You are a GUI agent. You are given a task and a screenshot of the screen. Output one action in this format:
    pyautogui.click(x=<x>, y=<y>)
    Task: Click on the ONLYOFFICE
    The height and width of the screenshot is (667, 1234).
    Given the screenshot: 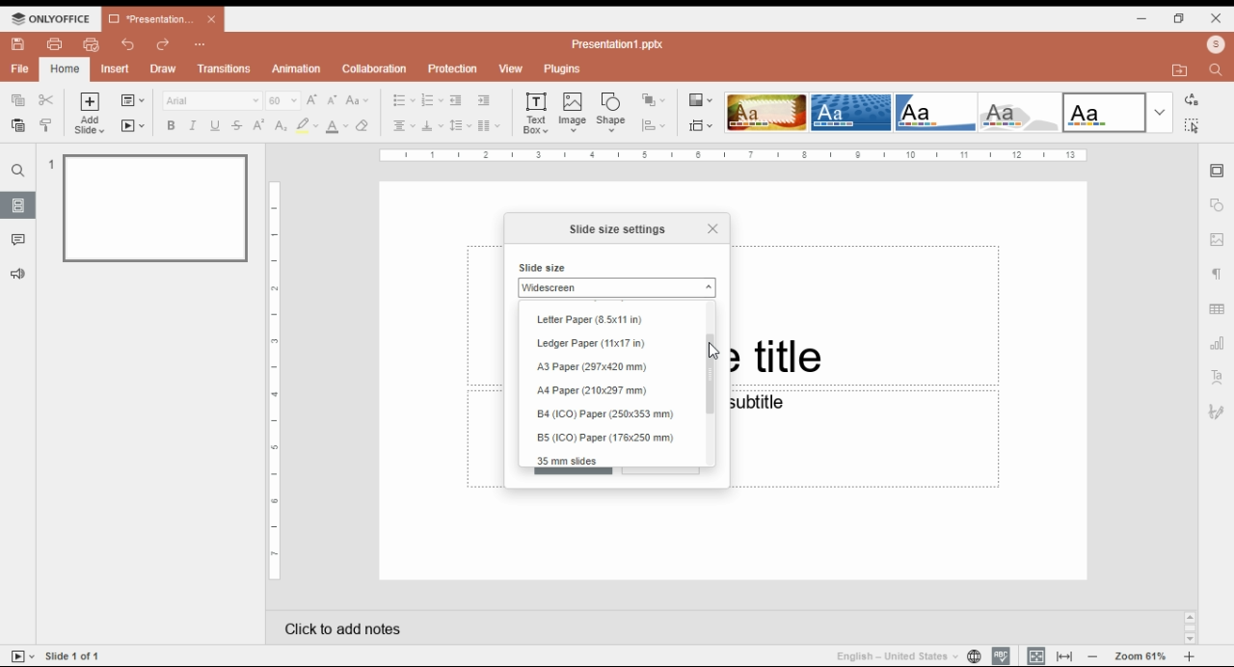 What is the action you would take?
    pyautogui.click(x=51, y=18)
    